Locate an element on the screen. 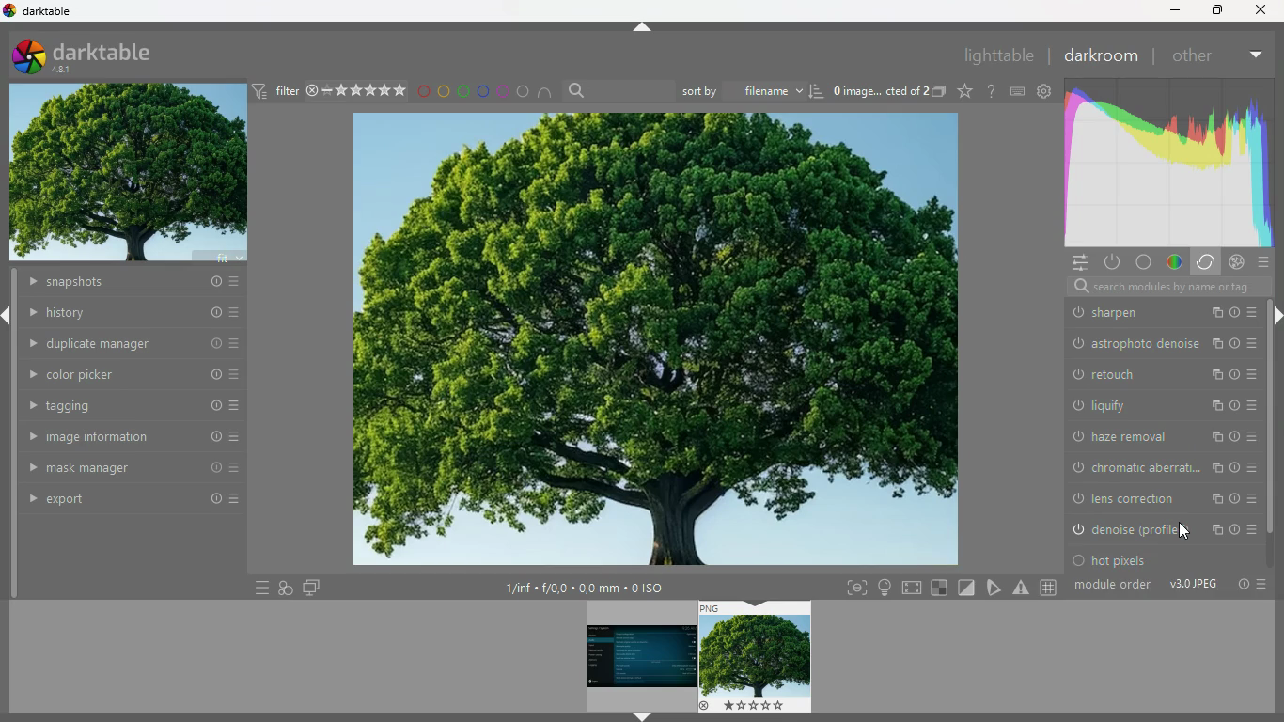 This screenshot has width=1284, height=722. image is located at coordinates (132, 174).